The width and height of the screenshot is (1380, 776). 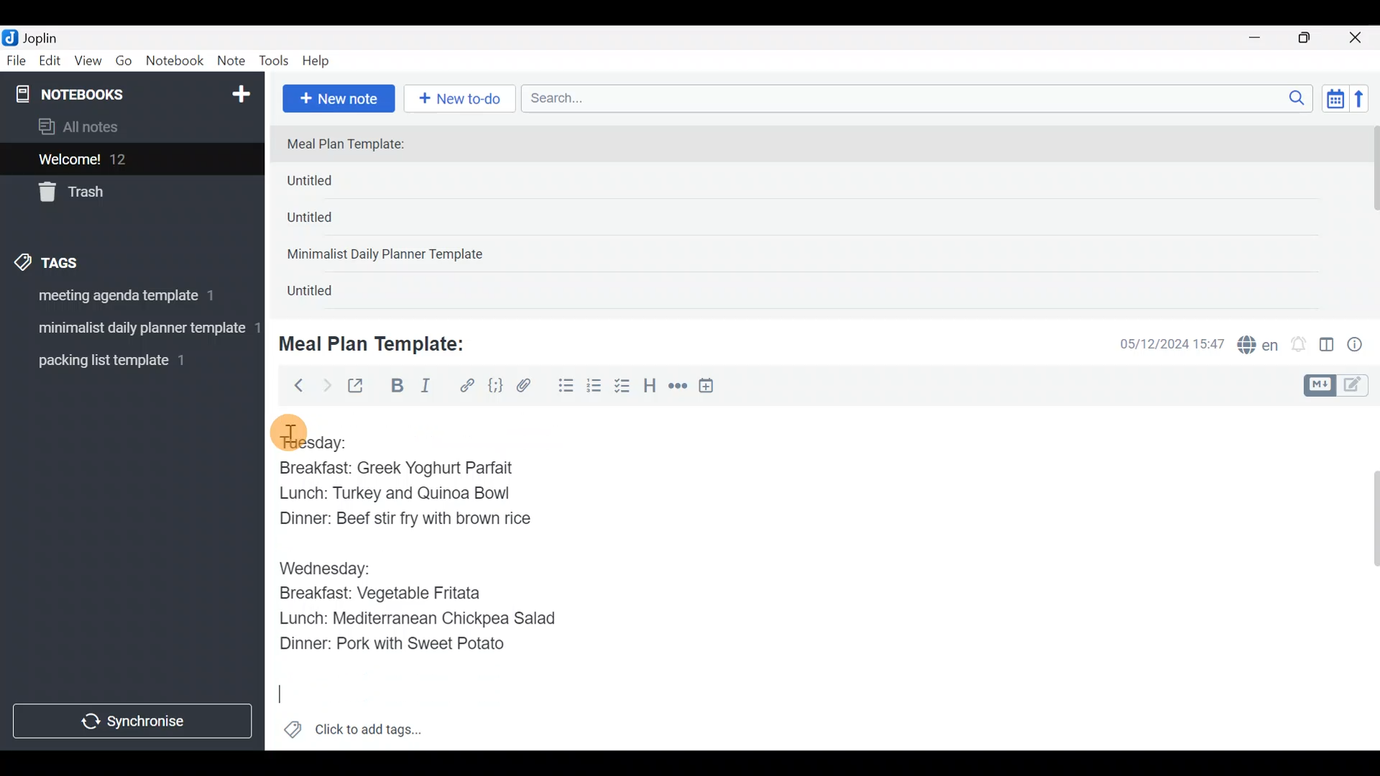 I want to click on Synchronize, so click(x=134, y=721).